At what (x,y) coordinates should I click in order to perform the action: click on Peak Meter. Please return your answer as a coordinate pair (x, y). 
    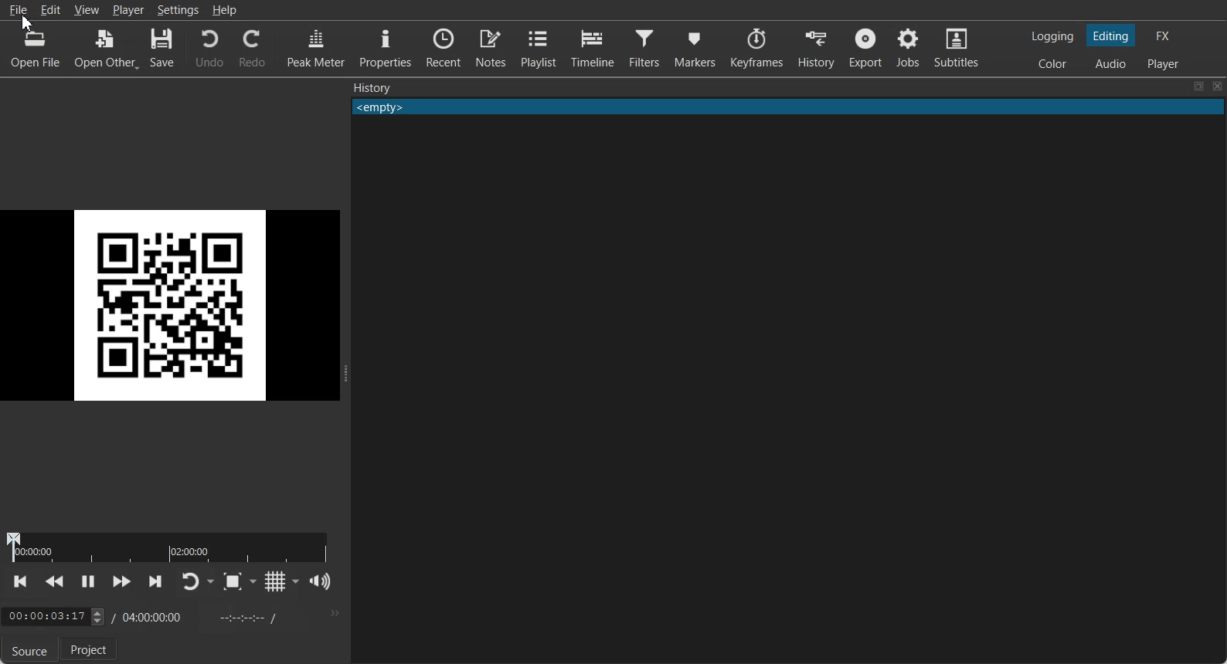
    Looking at the image, I should click on (316, 46).